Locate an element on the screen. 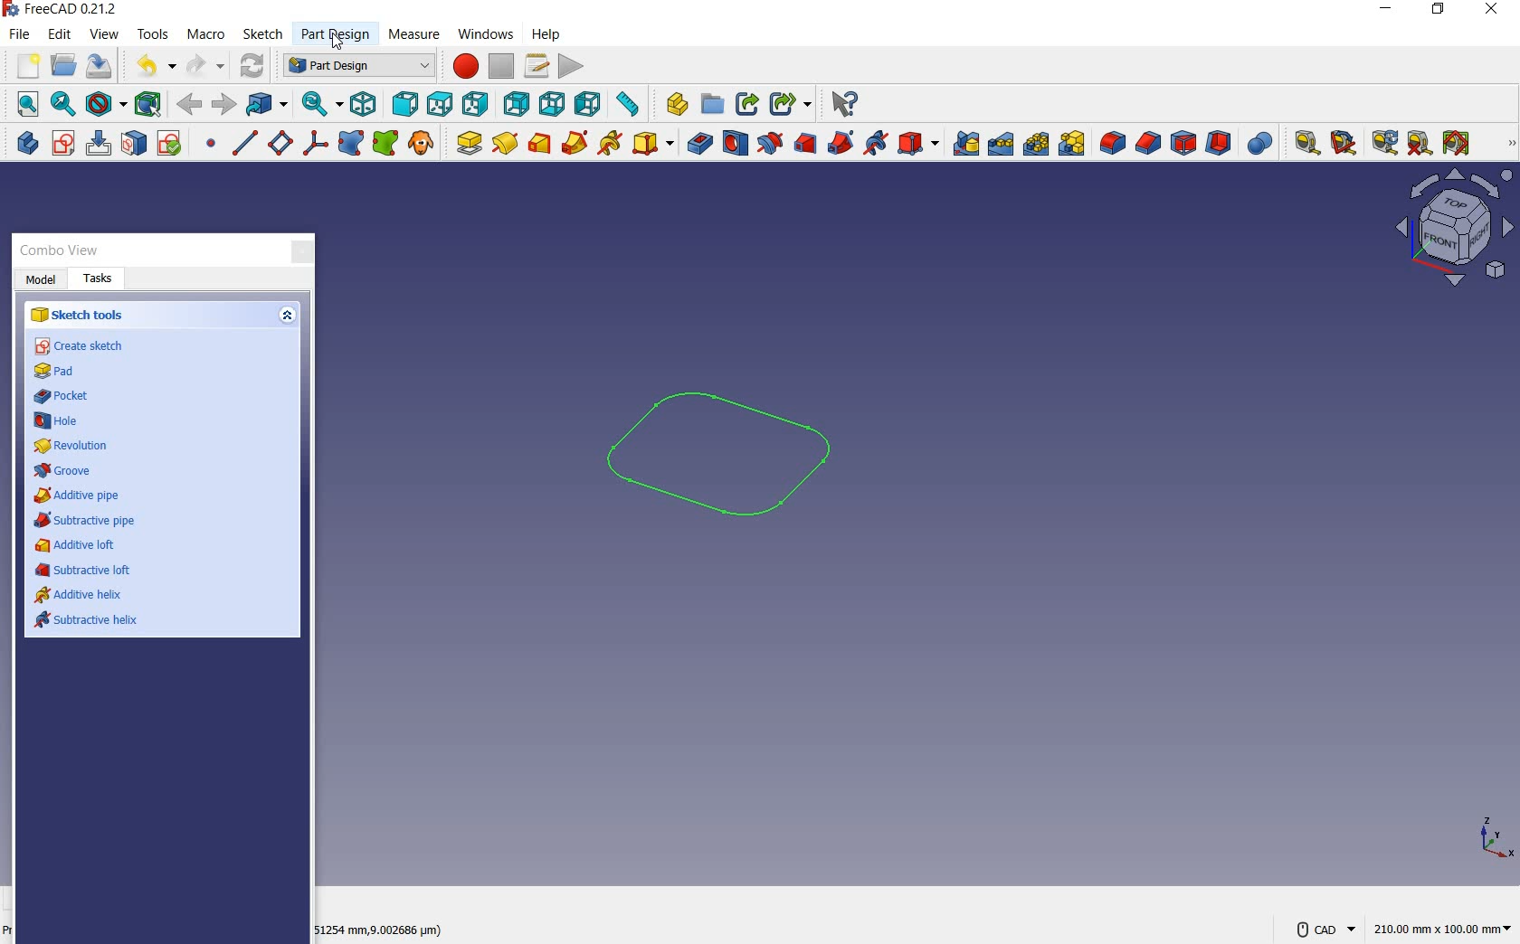 The width and height of the screenshot is (1520, 944). Cursor is located at coordinates (485, 33).